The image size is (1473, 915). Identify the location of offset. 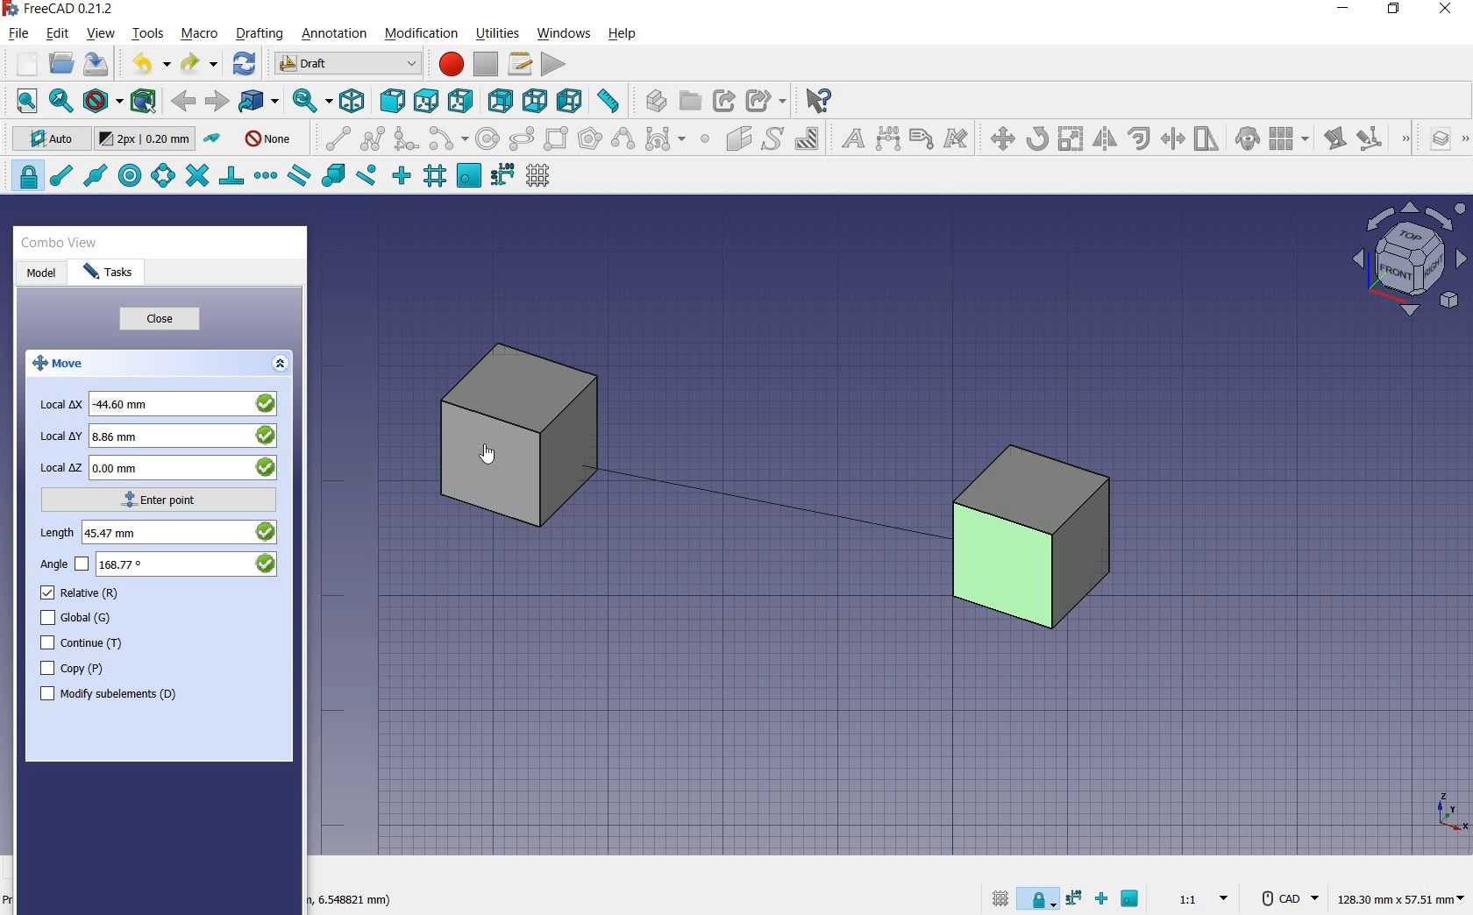
(1140, 138).